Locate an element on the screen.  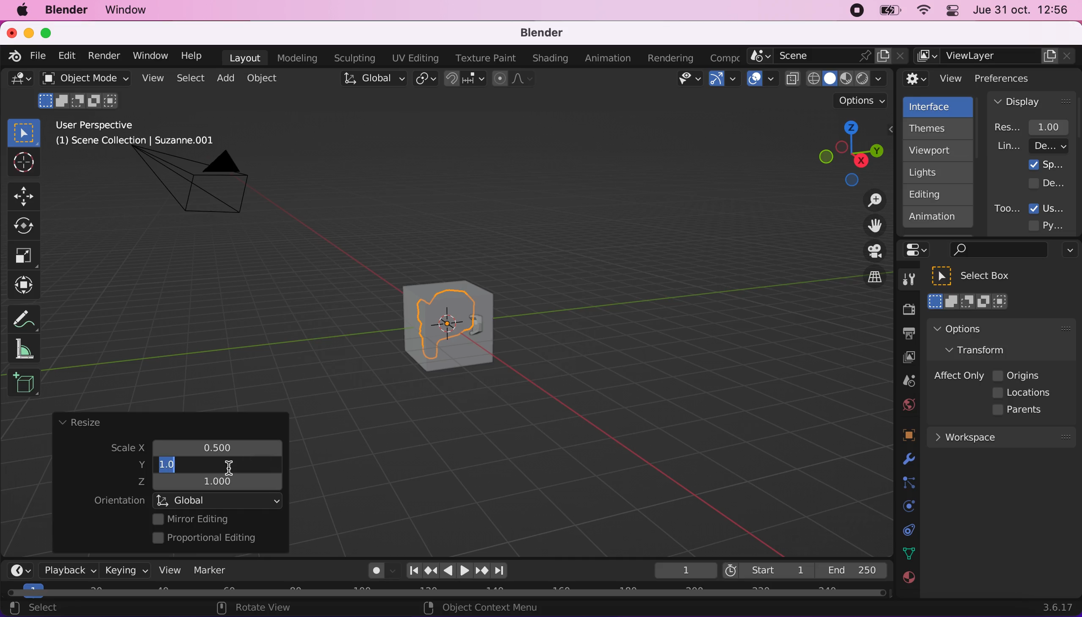
switch the current view is located at coordinates (866, 284).